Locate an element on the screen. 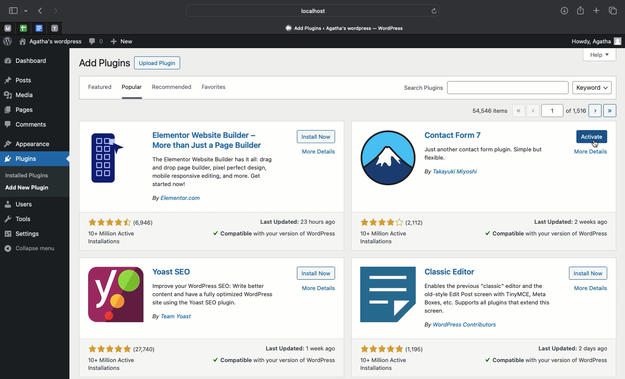 Image resolution: width=625 pixels, height=379 pixels. Tabs is located at coordinates (613, 10).